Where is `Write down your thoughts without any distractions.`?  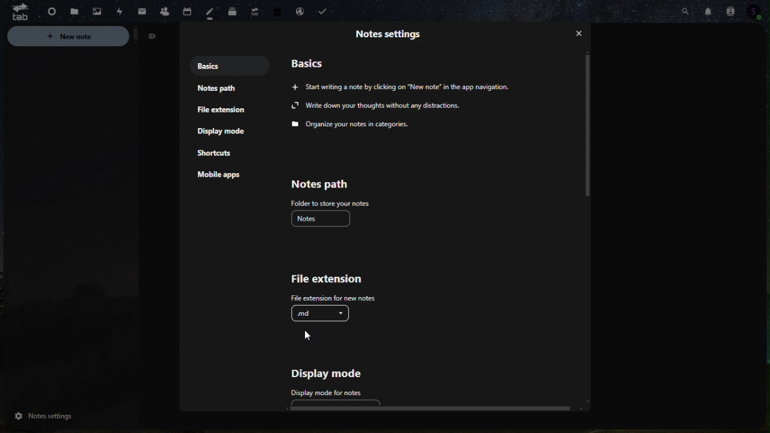 Write down your thoughts without any distractions. is located at coordinates (377, 106).